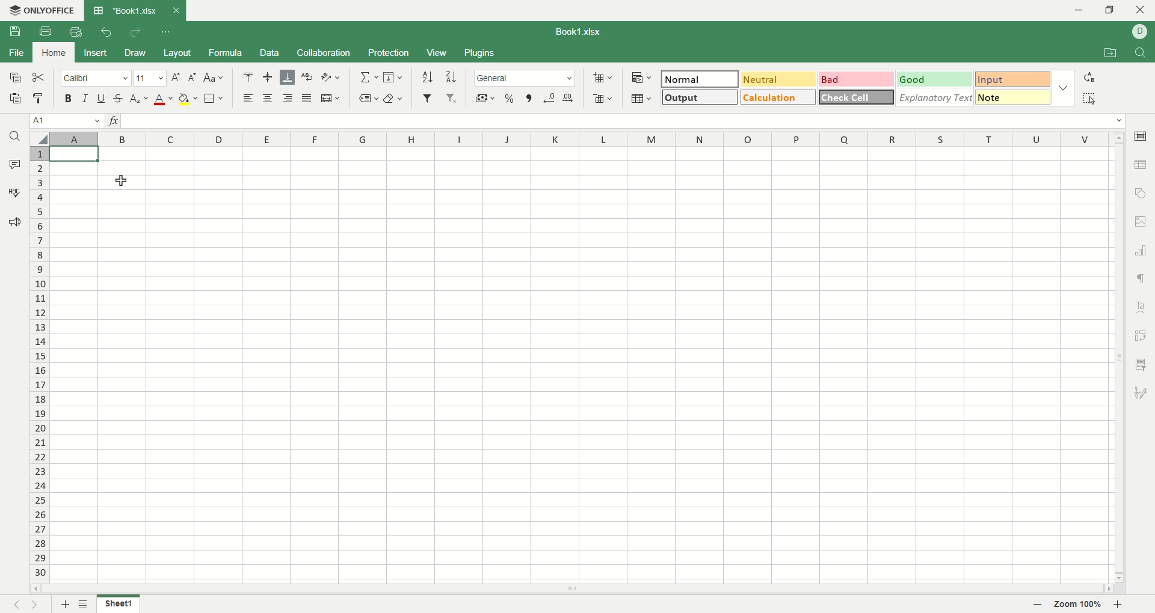 Image resolution: width=1155 pixels, height=613 pixels. I want to click on align bottom, so click(286, 77).